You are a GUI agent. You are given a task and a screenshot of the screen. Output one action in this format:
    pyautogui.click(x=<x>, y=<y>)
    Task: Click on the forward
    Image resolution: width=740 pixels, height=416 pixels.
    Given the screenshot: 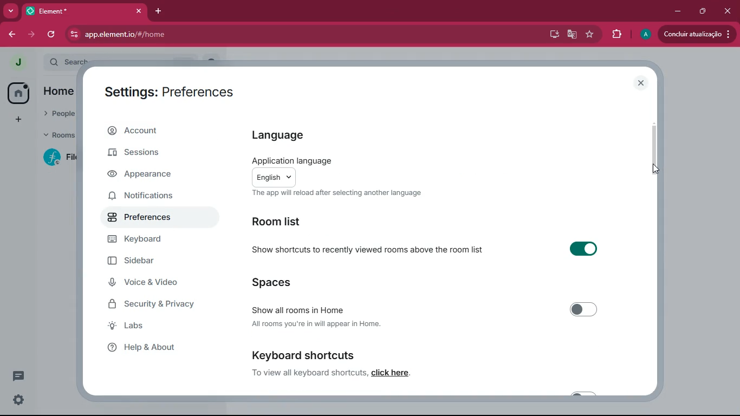 What is the action you would take?
    pyautogui.click(x=33, y=34)
    